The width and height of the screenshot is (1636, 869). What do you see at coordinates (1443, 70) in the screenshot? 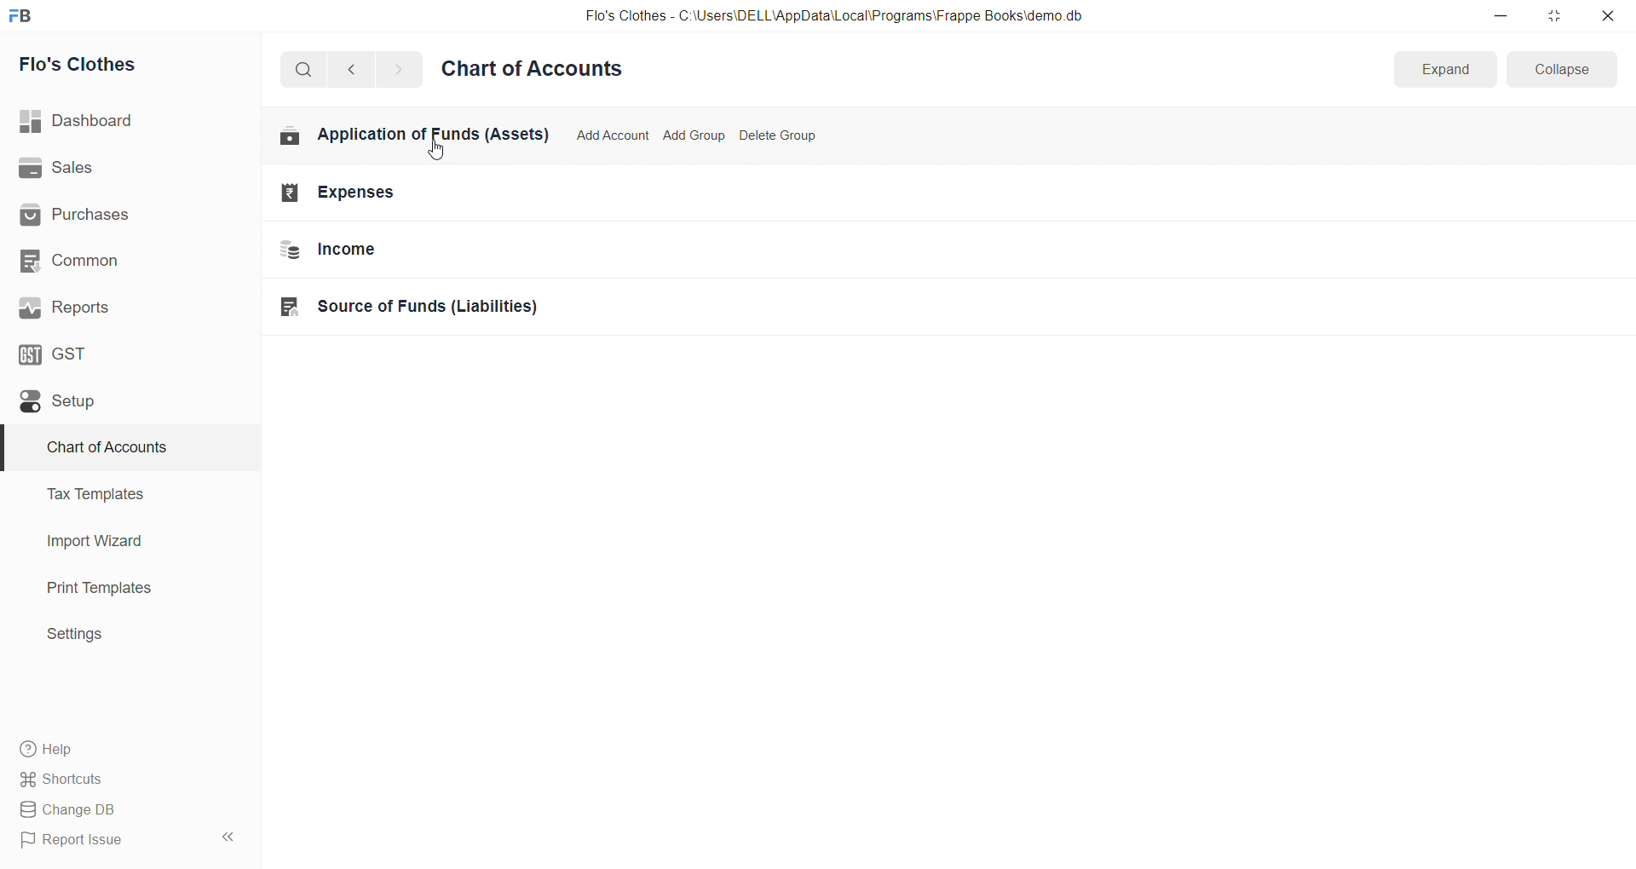
I see `Expand` at bounding box center [1443, 70].